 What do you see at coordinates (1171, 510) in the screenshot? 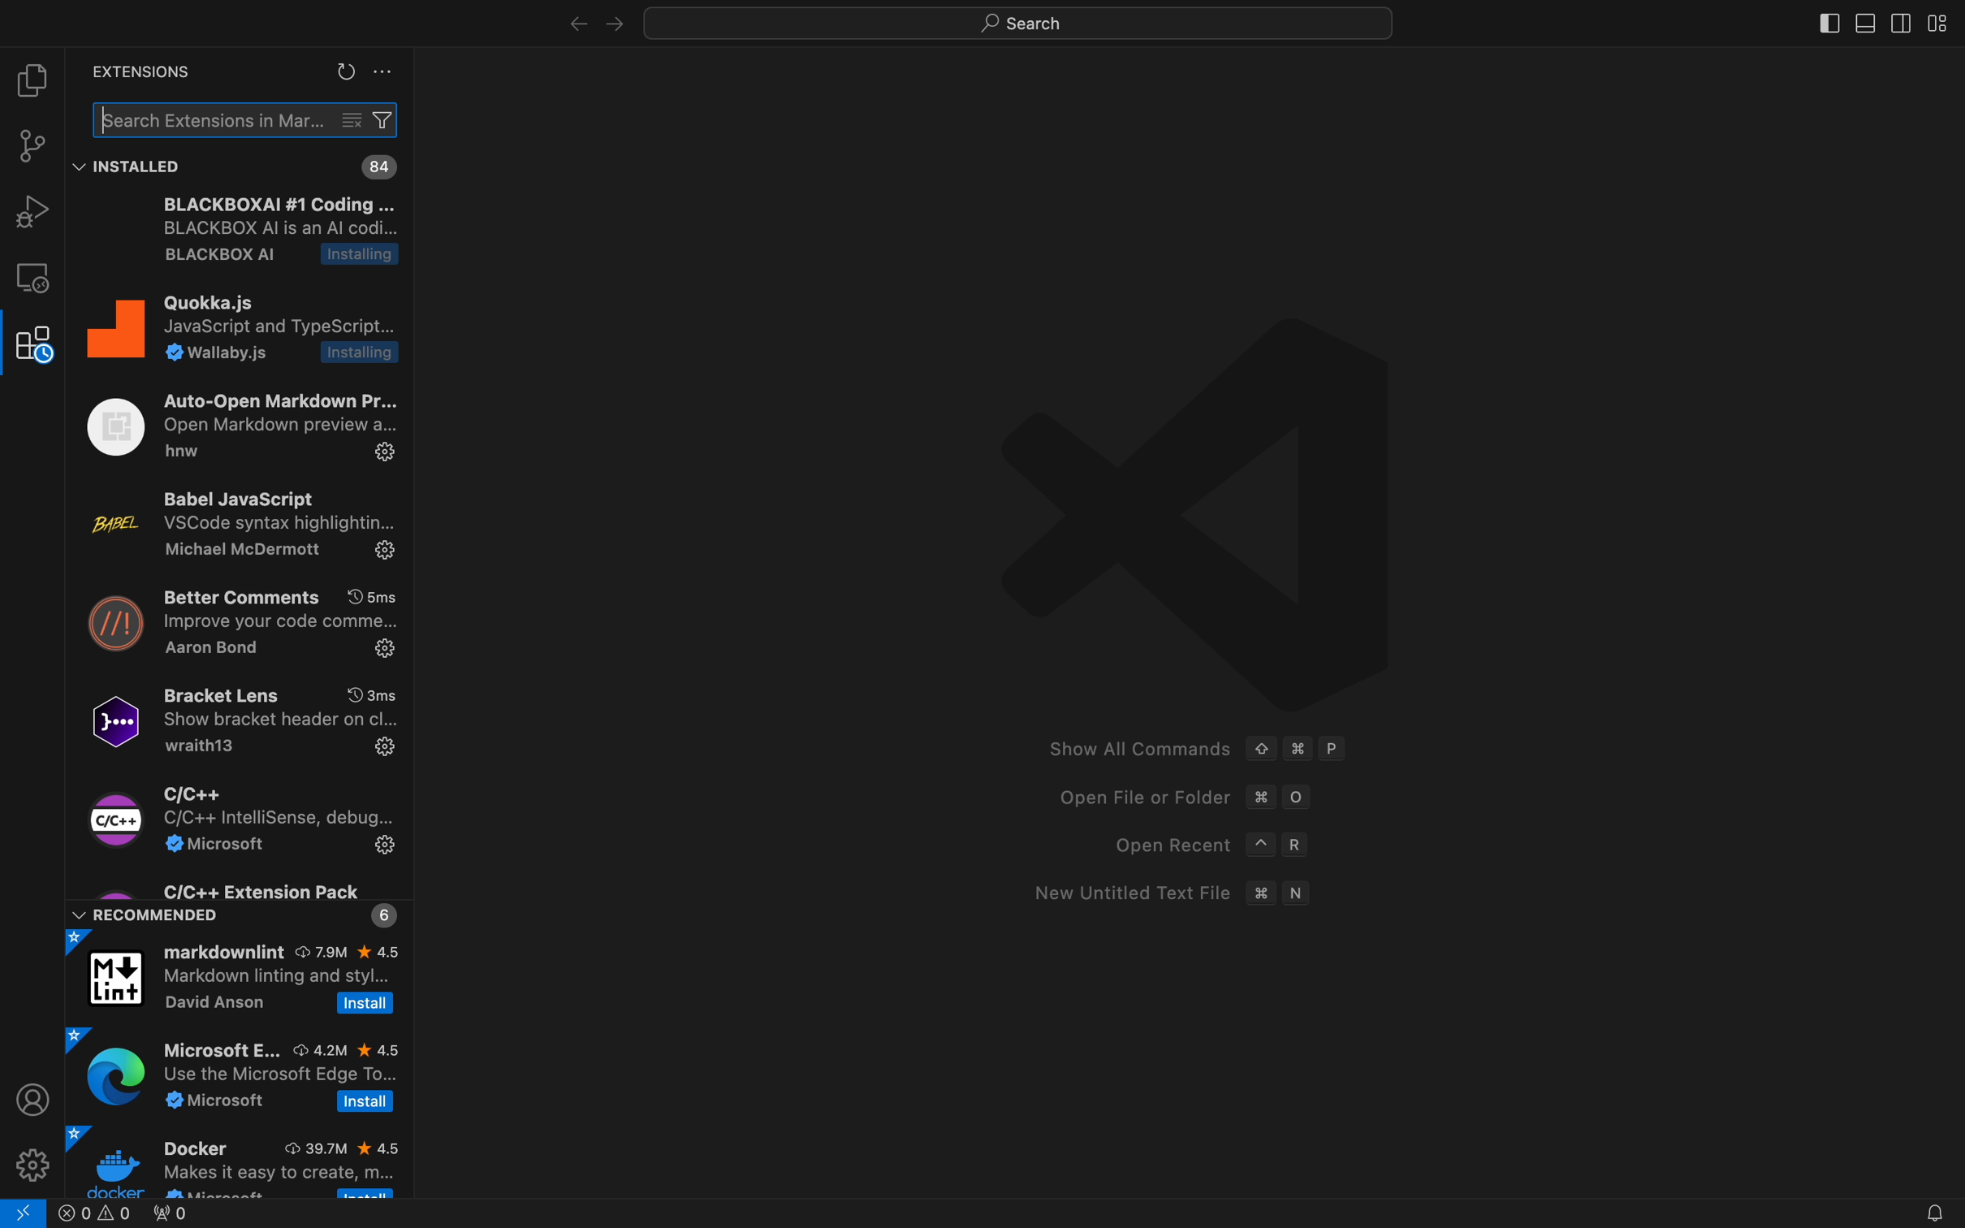
I see `VSCode logo` at bounding box center [1171, 510].